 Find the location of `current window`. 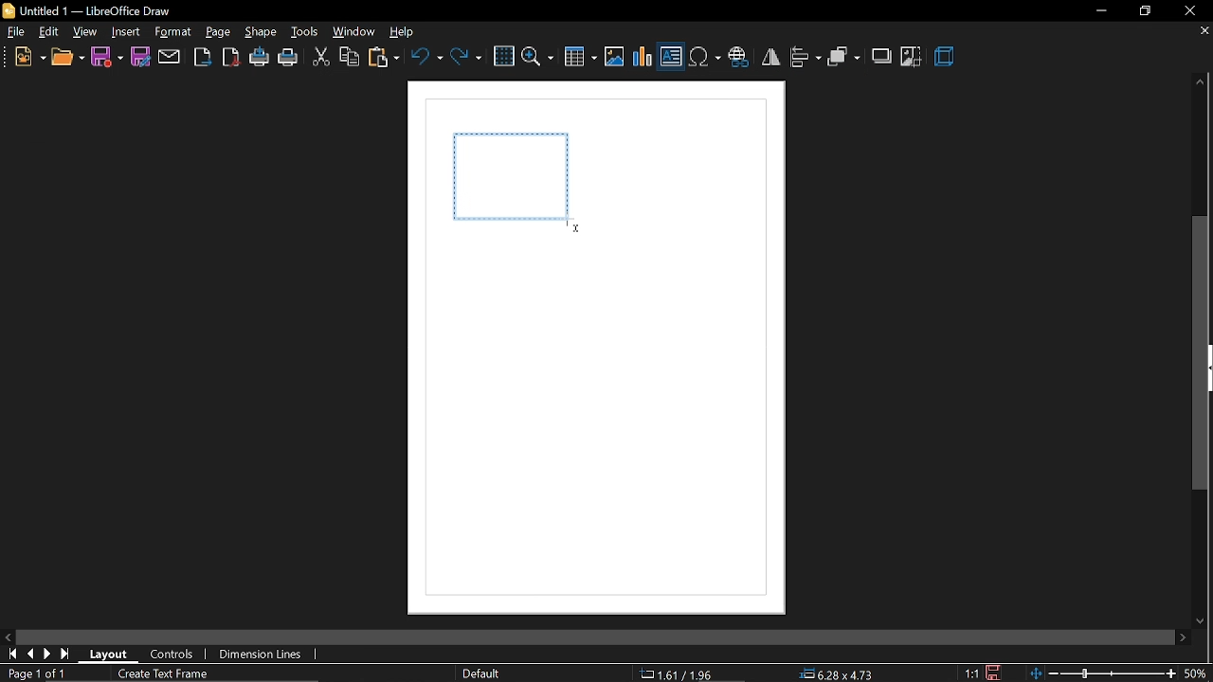

current window is located at coordinates (91, 10).